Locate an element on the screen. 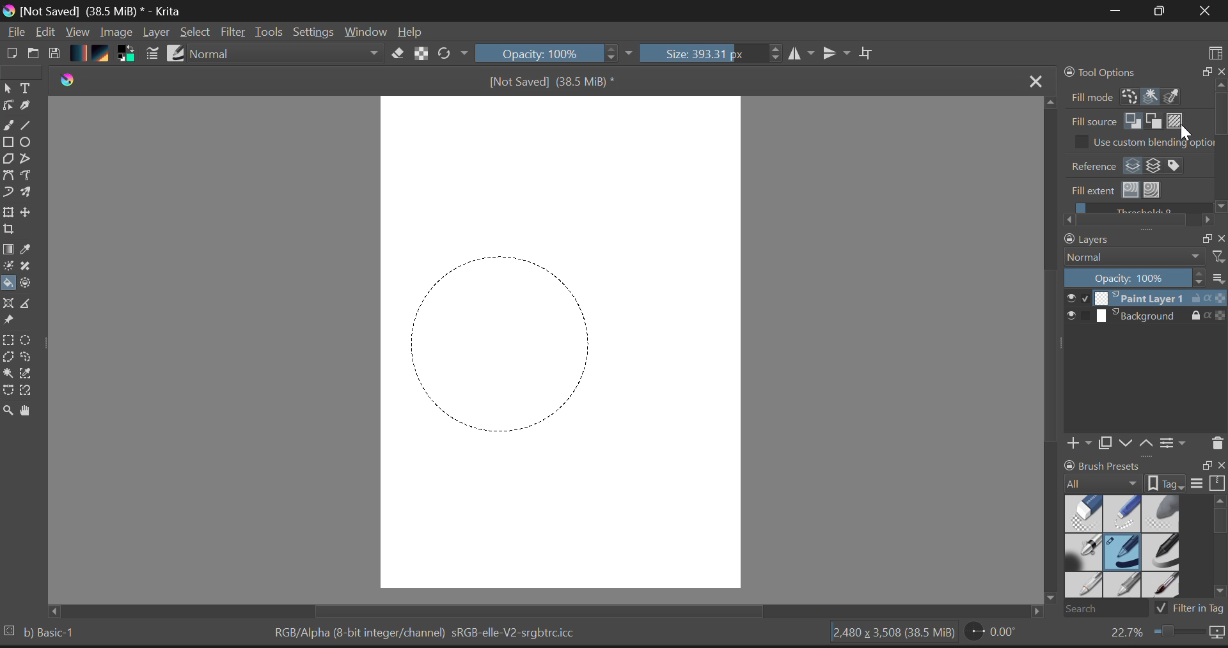  Brush Presets Docker is located at coordinates (1142, 537).